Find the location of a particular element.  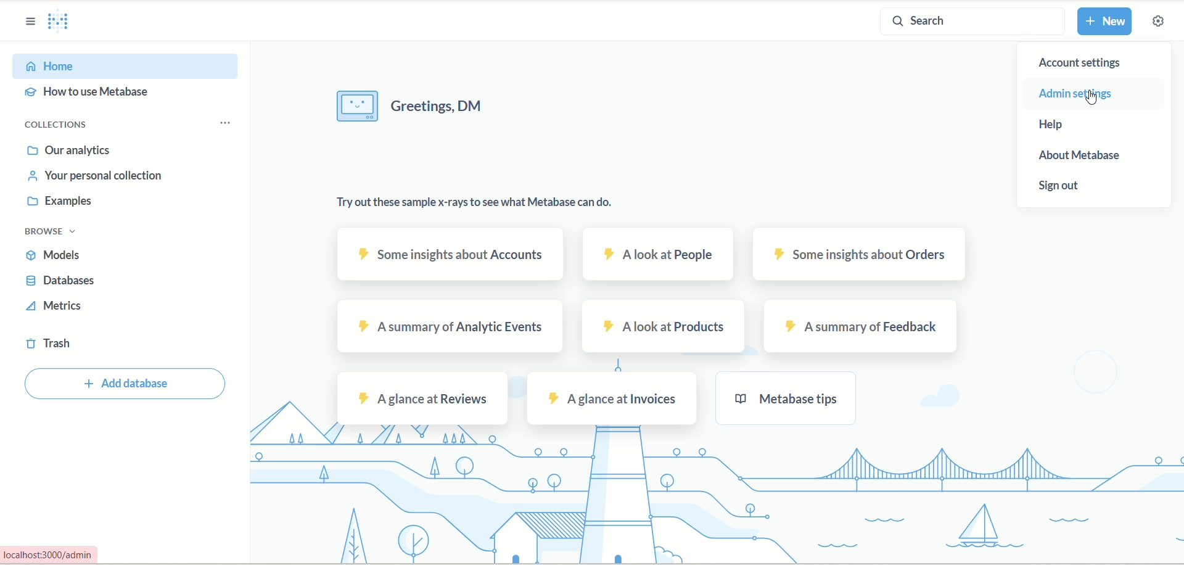

A look at People is located at coordinates (658, 255).